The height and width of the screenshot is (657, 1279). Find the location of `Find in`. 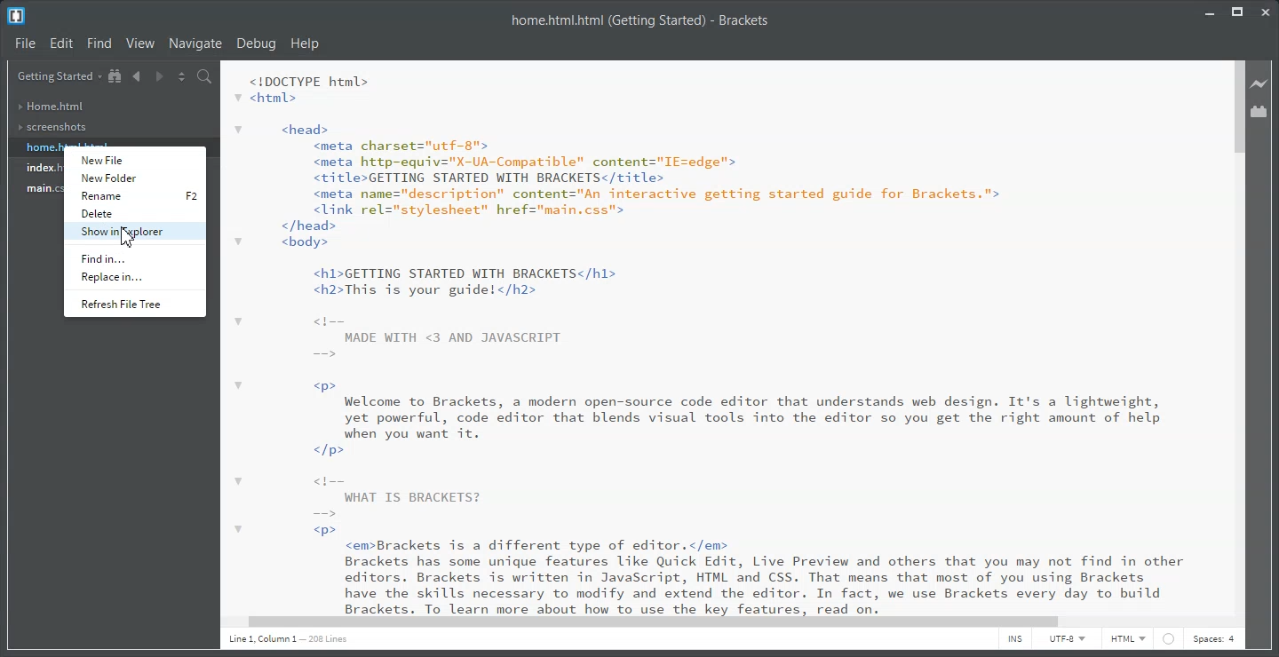

Find in is located at coordinates (135, 256).